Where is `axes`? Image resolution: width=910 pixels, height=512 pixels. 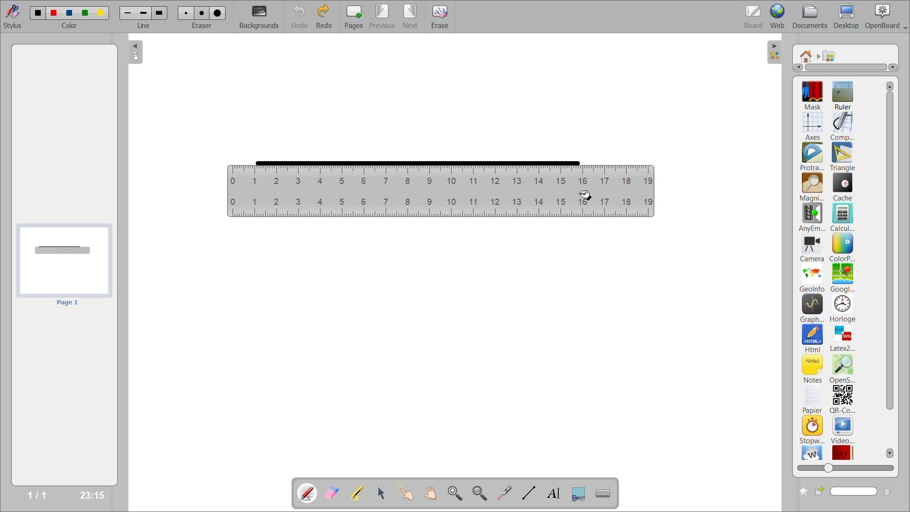 axes is located at coordinates (814, 125).